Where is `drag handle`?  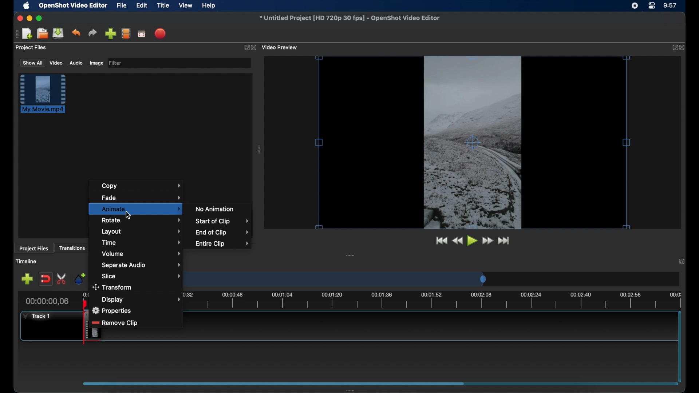 drag handle is located at coordinates (351, 255).